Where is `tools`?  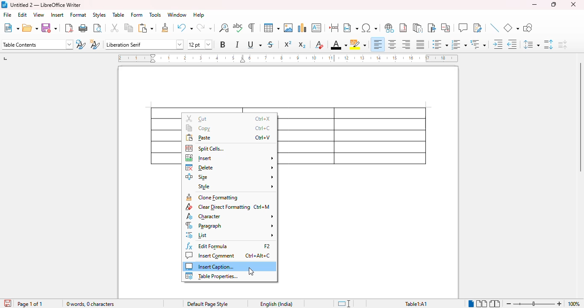 tools is located at coordinates (155, 15).